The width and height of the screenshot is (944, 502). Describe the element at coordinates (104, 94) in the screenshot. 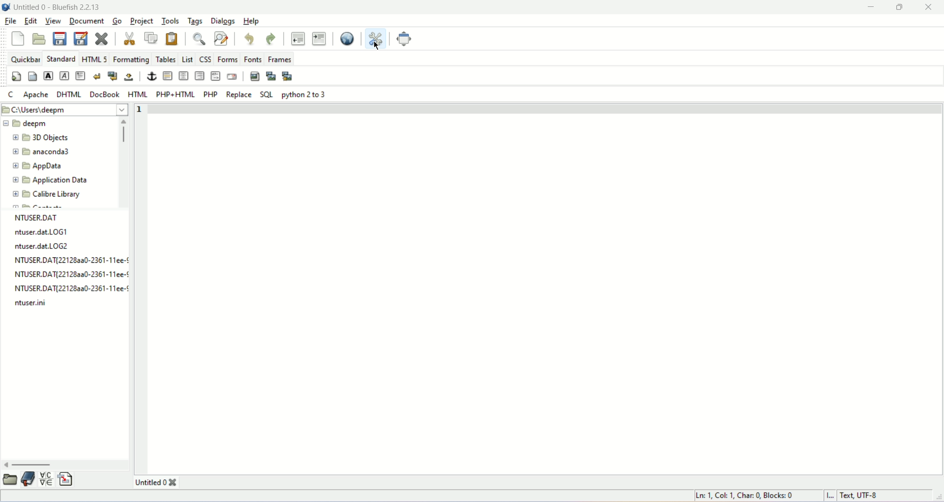

I see `Docbook` at that location.